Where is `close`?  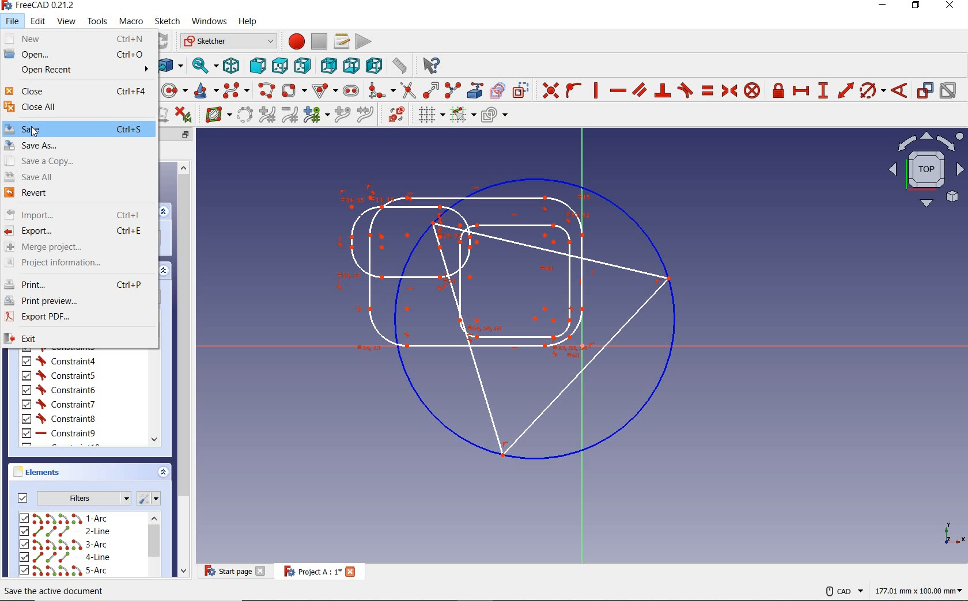
close is located at coordinates (78, 90).